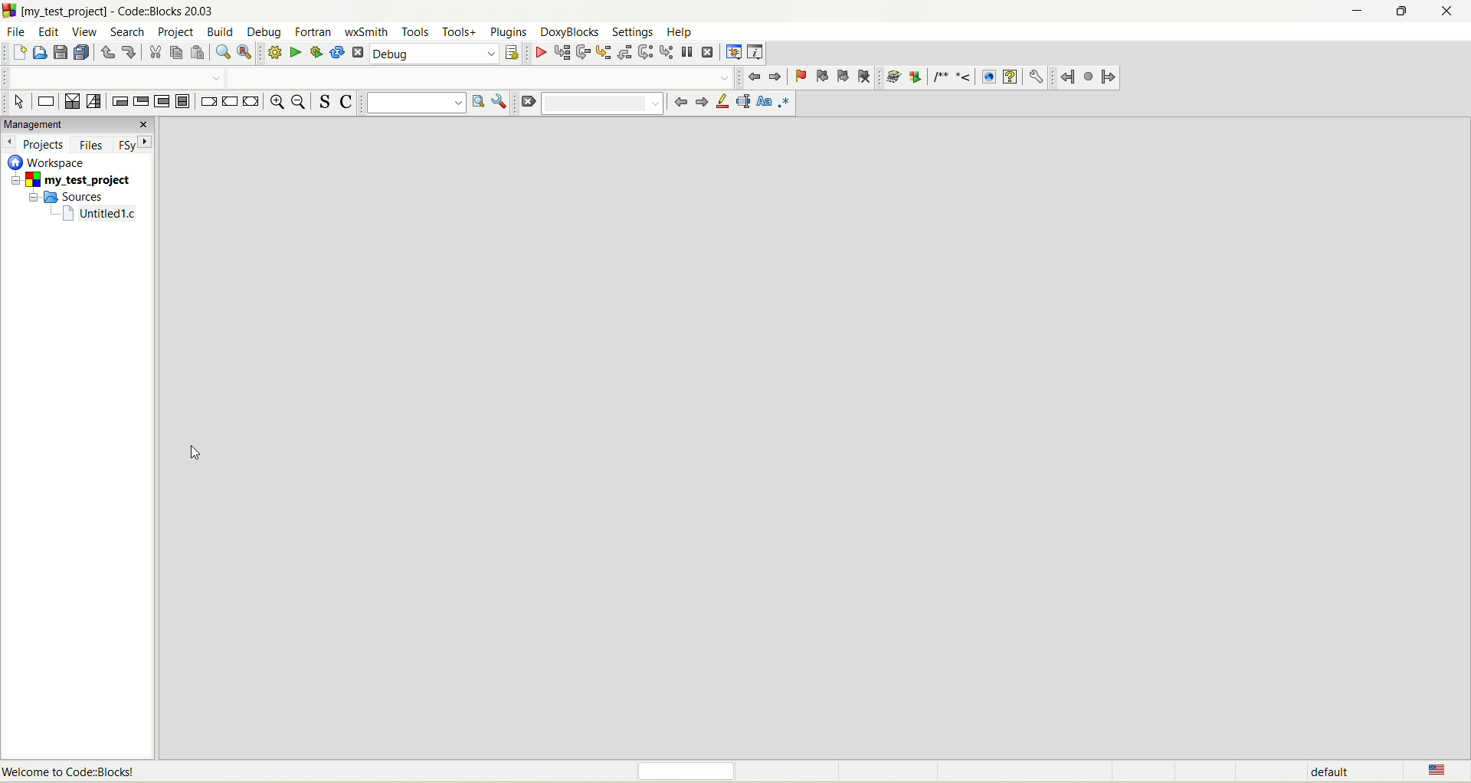 Image resolution: width=1471 pixels, height=783 pixels. I want to click on break debugger, so click(689, 51).